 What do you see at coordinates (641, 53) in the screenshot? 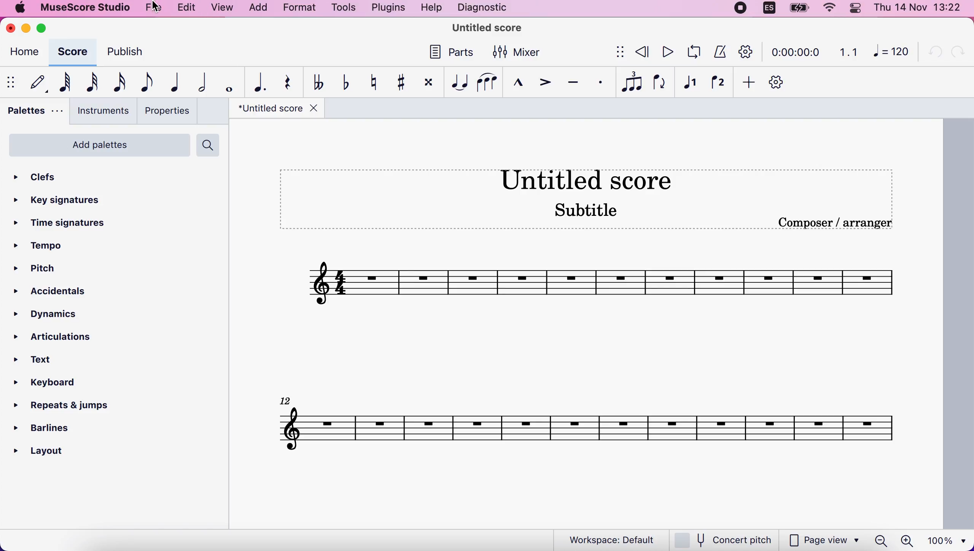
I see `review` at bounding box center [641, 53].